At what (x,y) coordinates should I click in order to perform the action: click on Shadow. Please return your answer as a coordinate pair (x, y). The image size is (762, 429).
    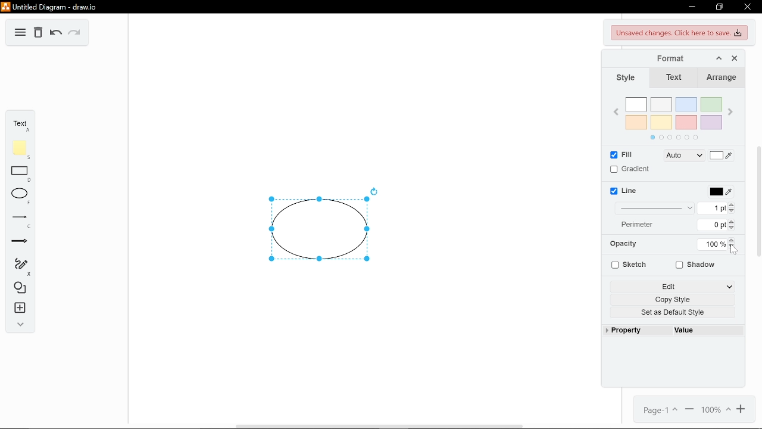
    Looking at the image, I should click on (700, 265).